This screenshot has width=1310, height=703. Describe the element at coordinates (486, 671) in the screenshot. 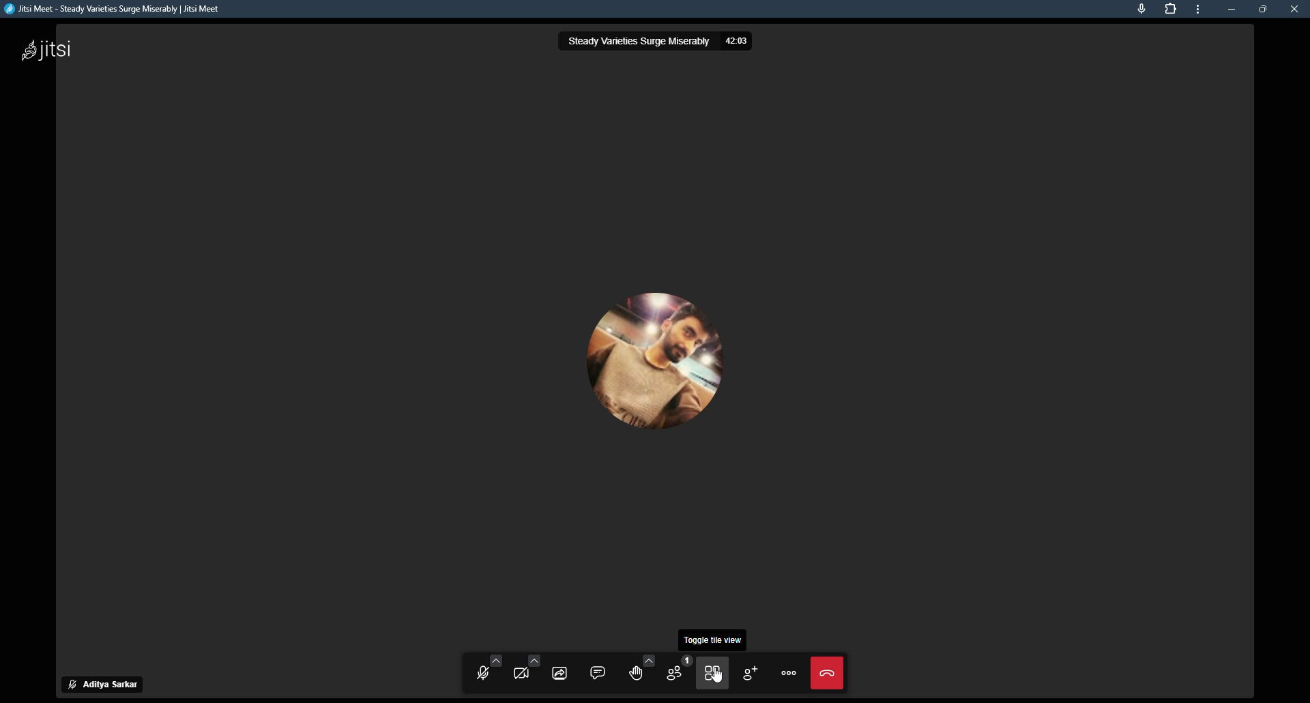

I see `start mic` at that location.